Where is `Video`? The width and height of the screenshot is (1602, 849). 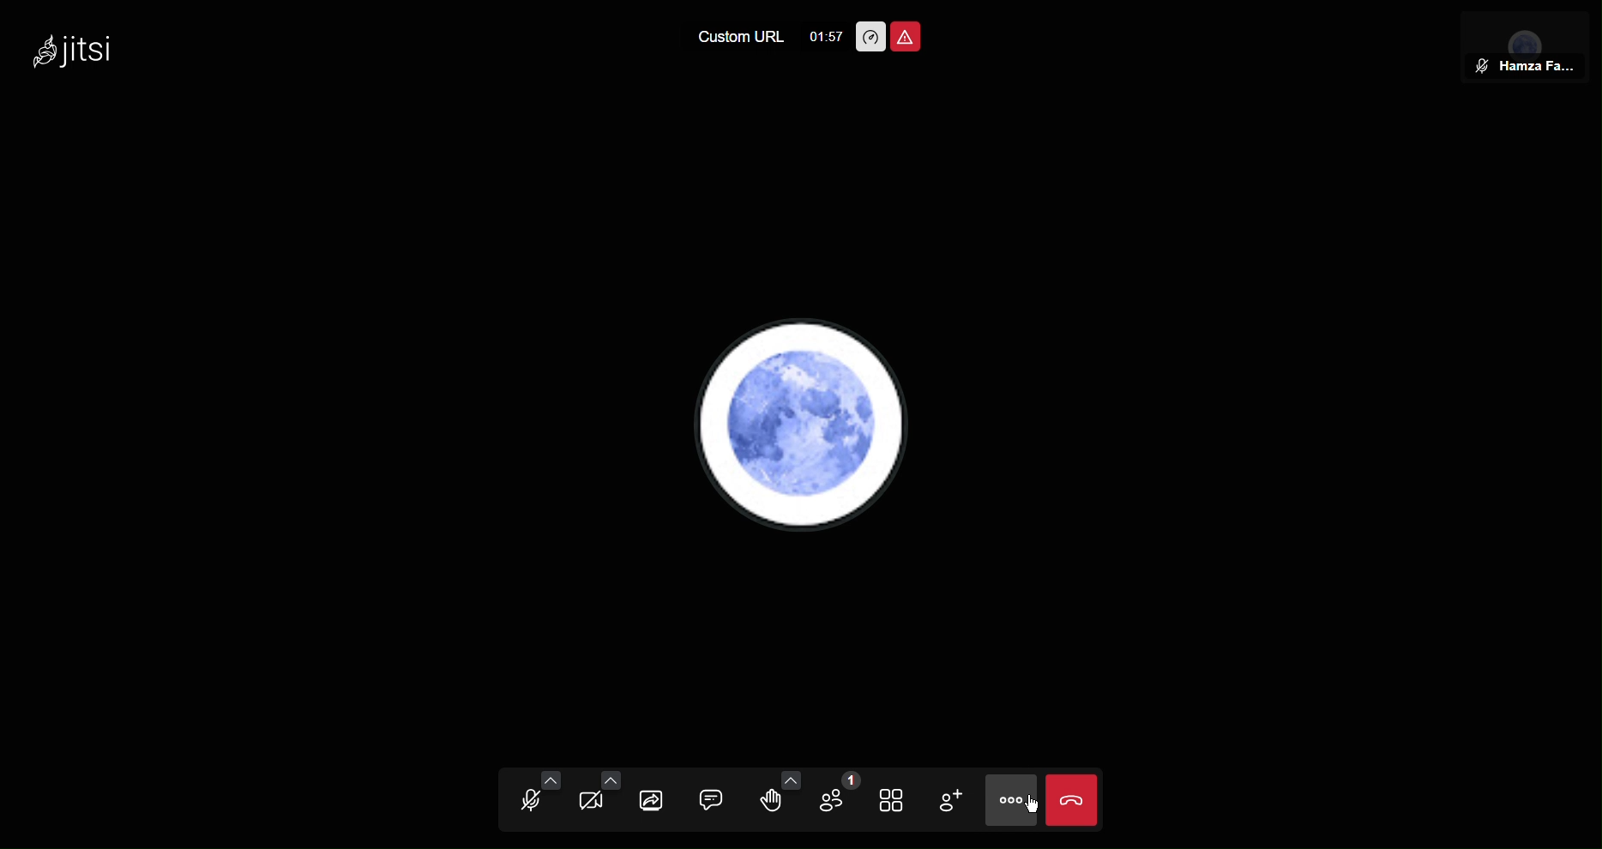 Video is located at coordinates (595, 799).